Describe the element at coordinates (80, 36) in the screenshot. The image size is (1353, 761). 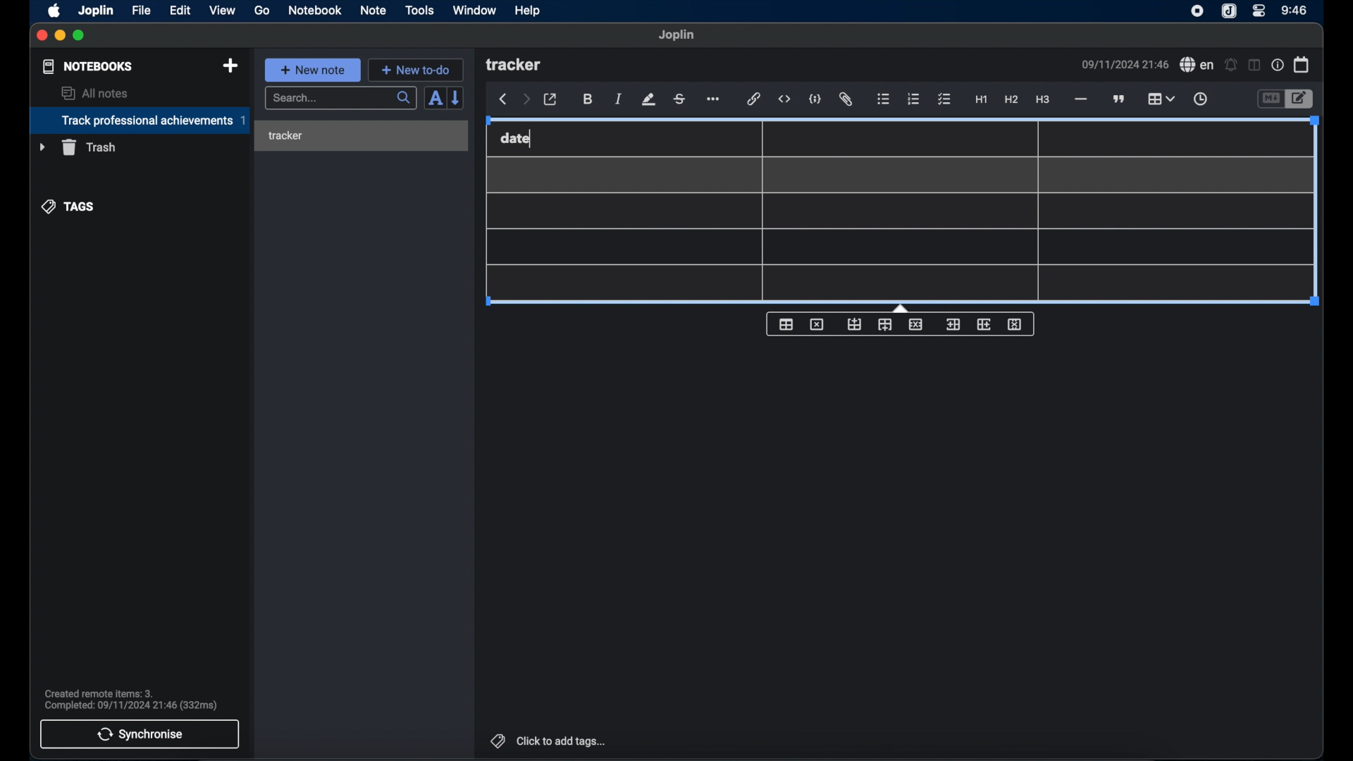
I see `maximize` at that location.